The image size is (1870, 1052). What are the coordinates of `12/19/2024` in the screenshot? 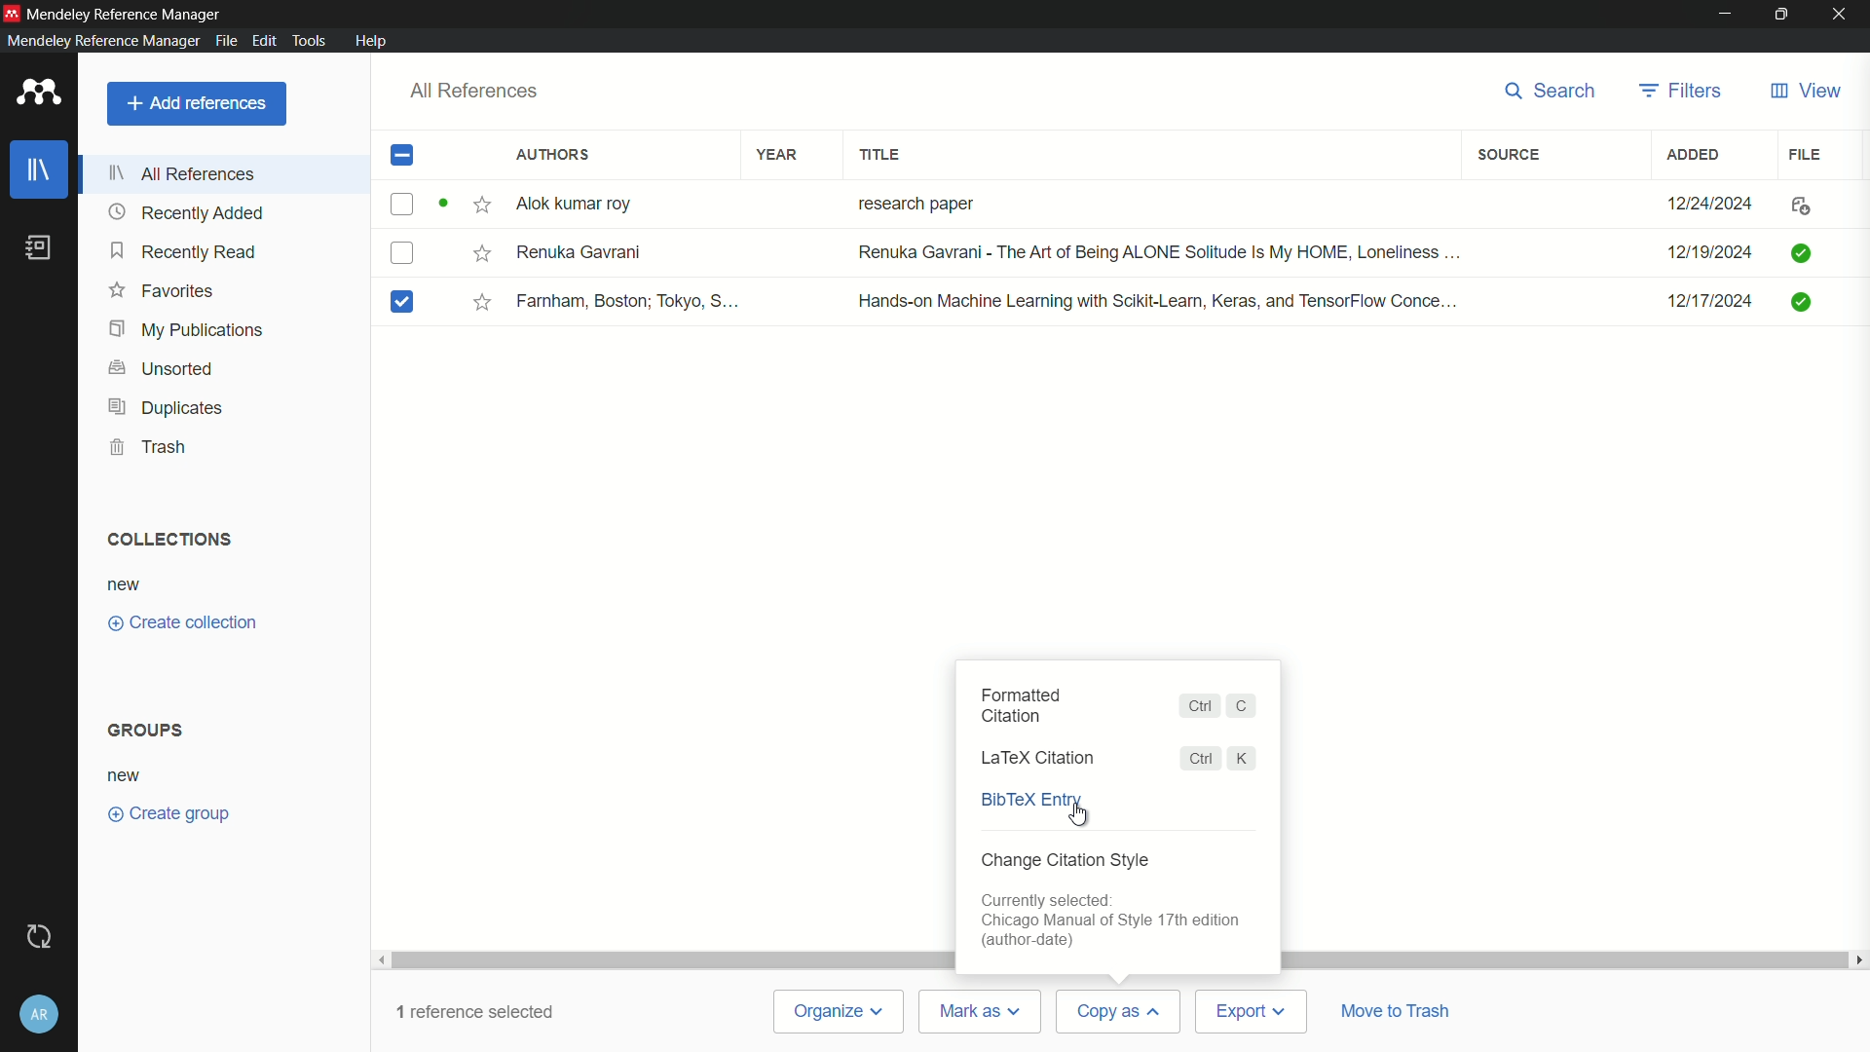 It's located at (1707, 250).